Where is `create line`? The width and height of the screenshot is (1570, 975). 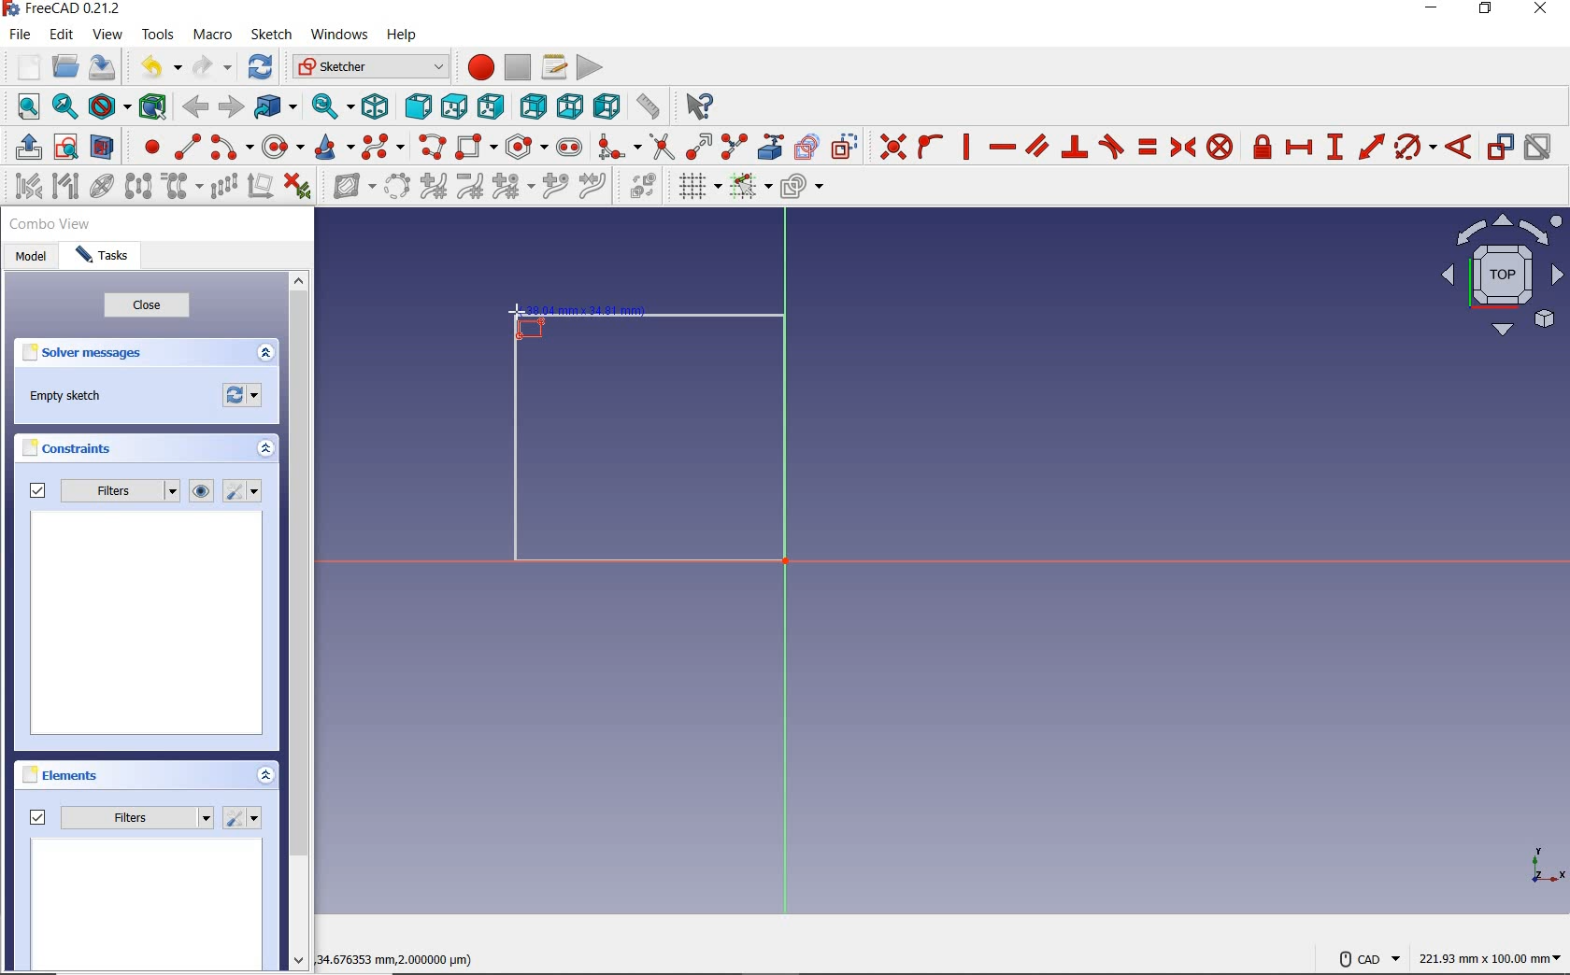
create line is located at coordinates (187, 147).